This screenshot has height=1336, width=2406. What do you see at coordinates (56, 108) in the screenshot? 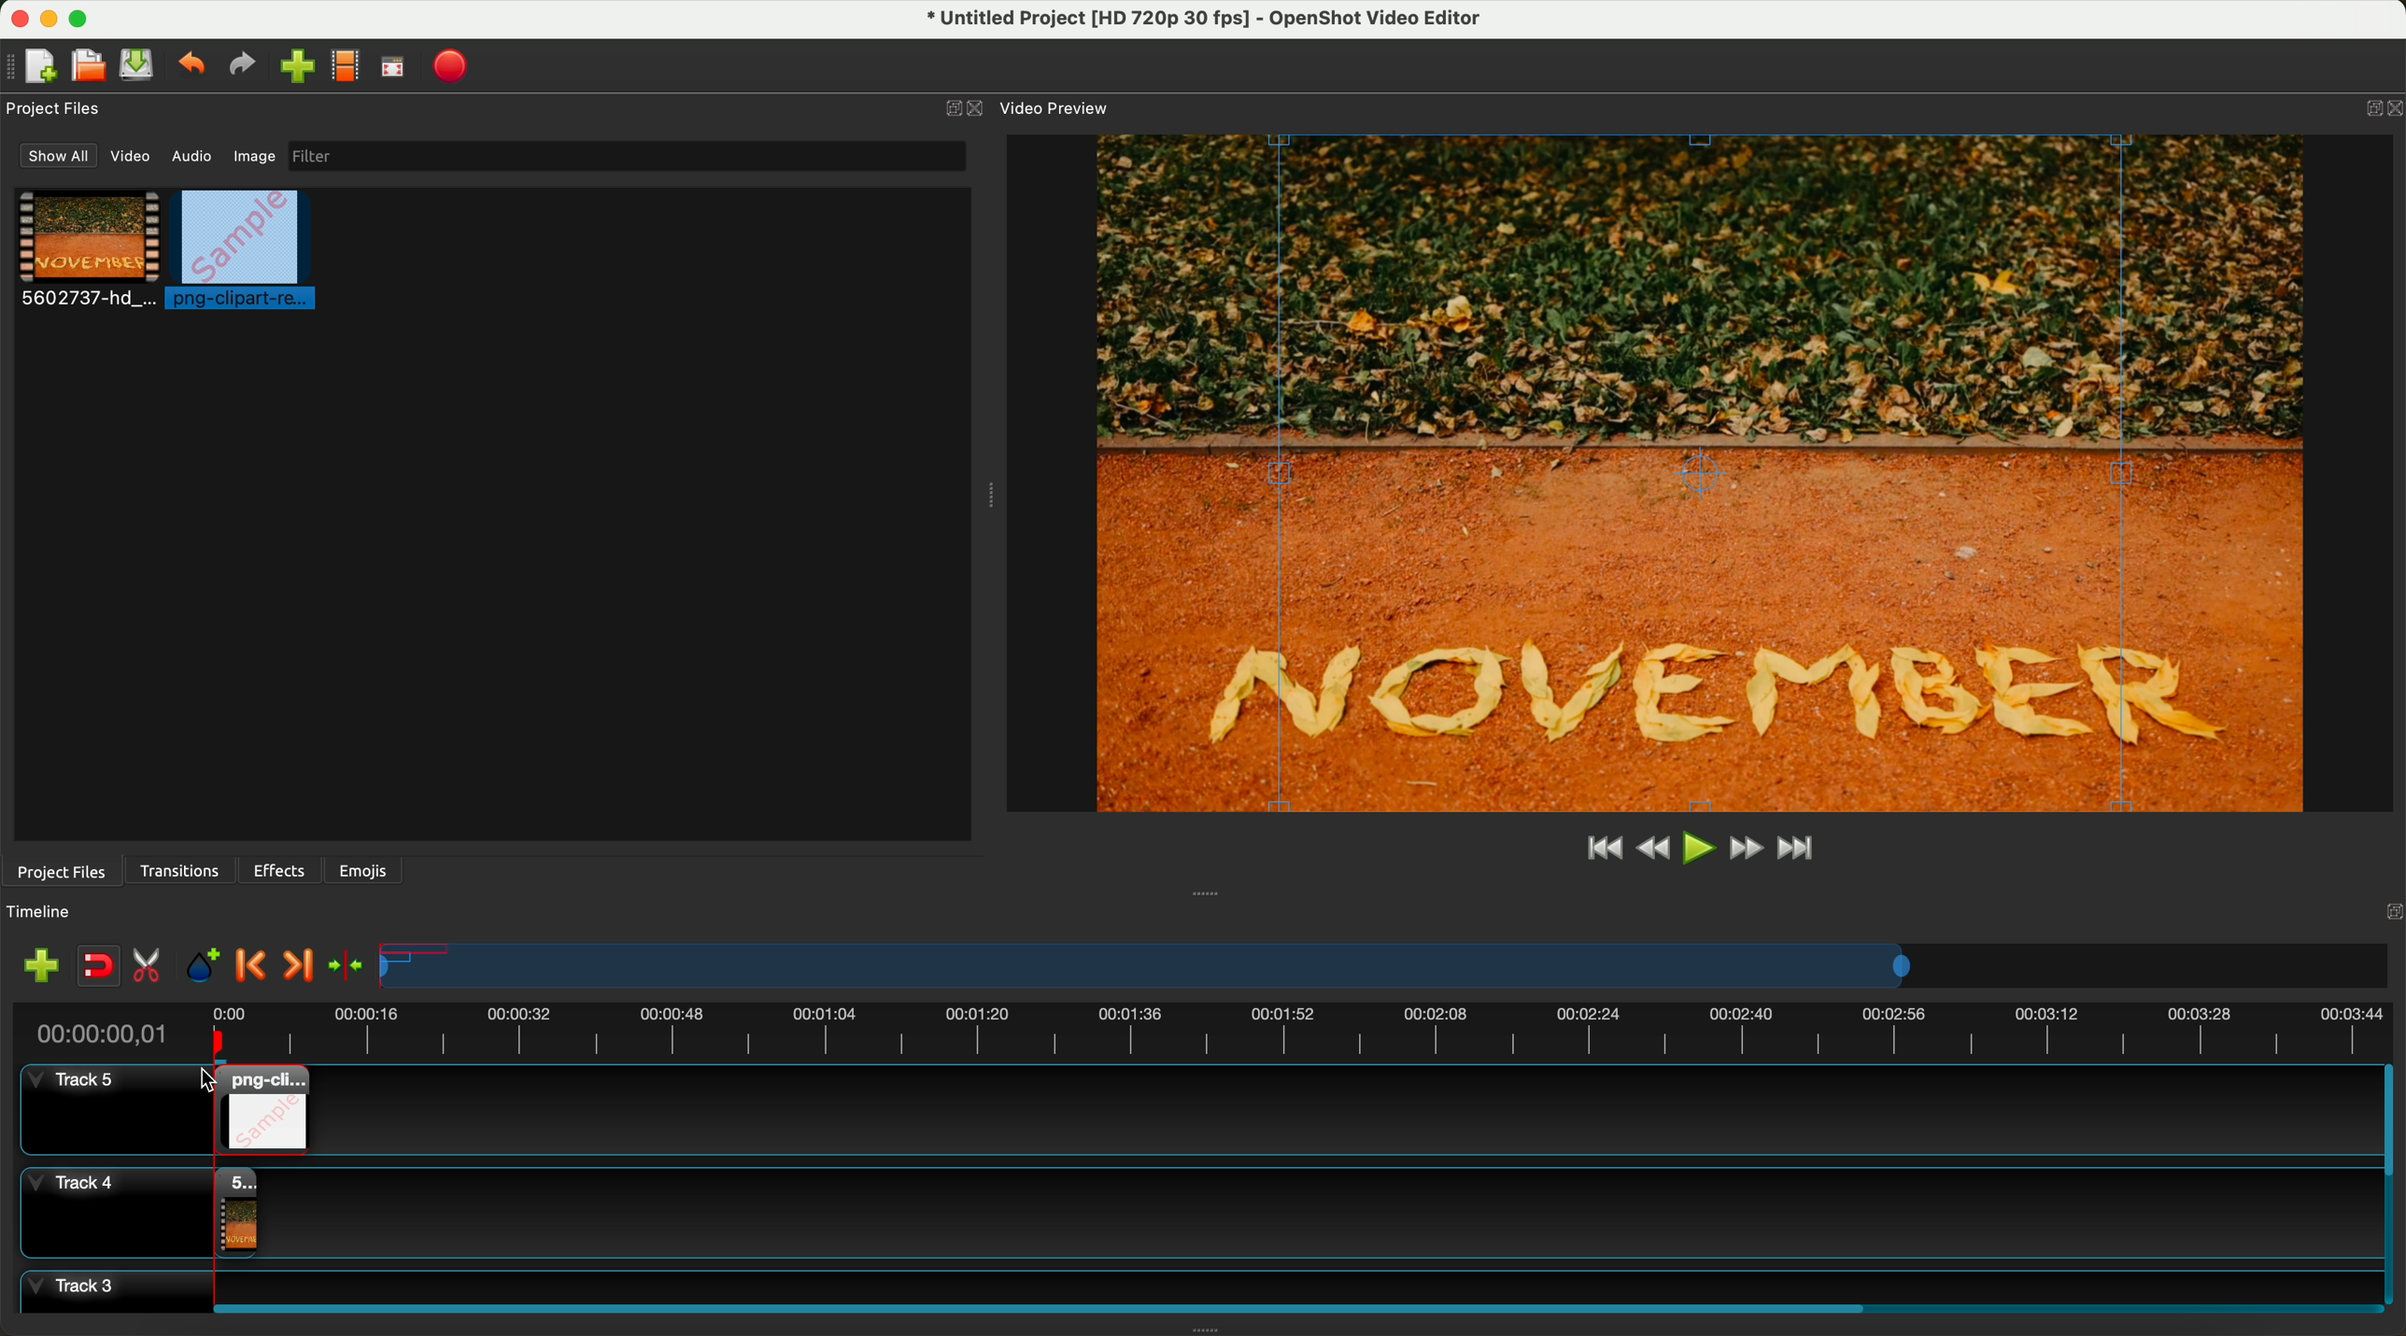
I see `project files` at bounding box center [56, 108].